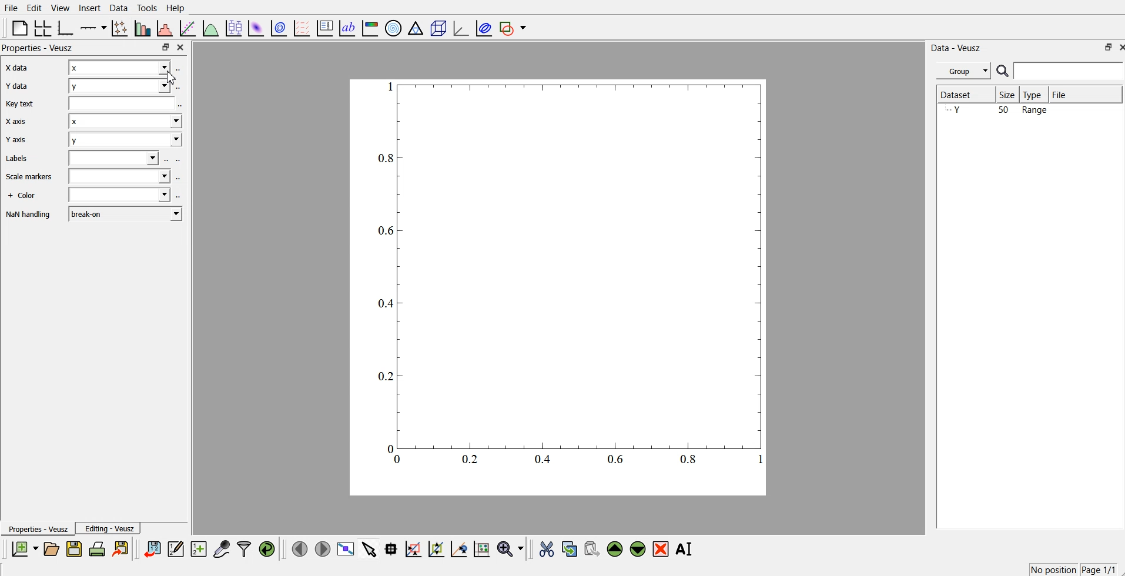 This screenshot has width=1125, height=576. Describe the element at coordinates (120, 68) in the screenshot. I see `x` at that location.